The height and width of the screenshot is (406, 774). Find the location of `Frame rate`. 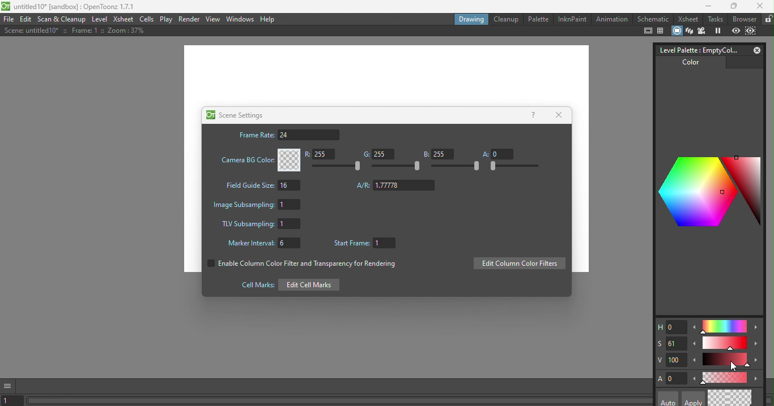

Frame rate is located at coordinates (288, 135).